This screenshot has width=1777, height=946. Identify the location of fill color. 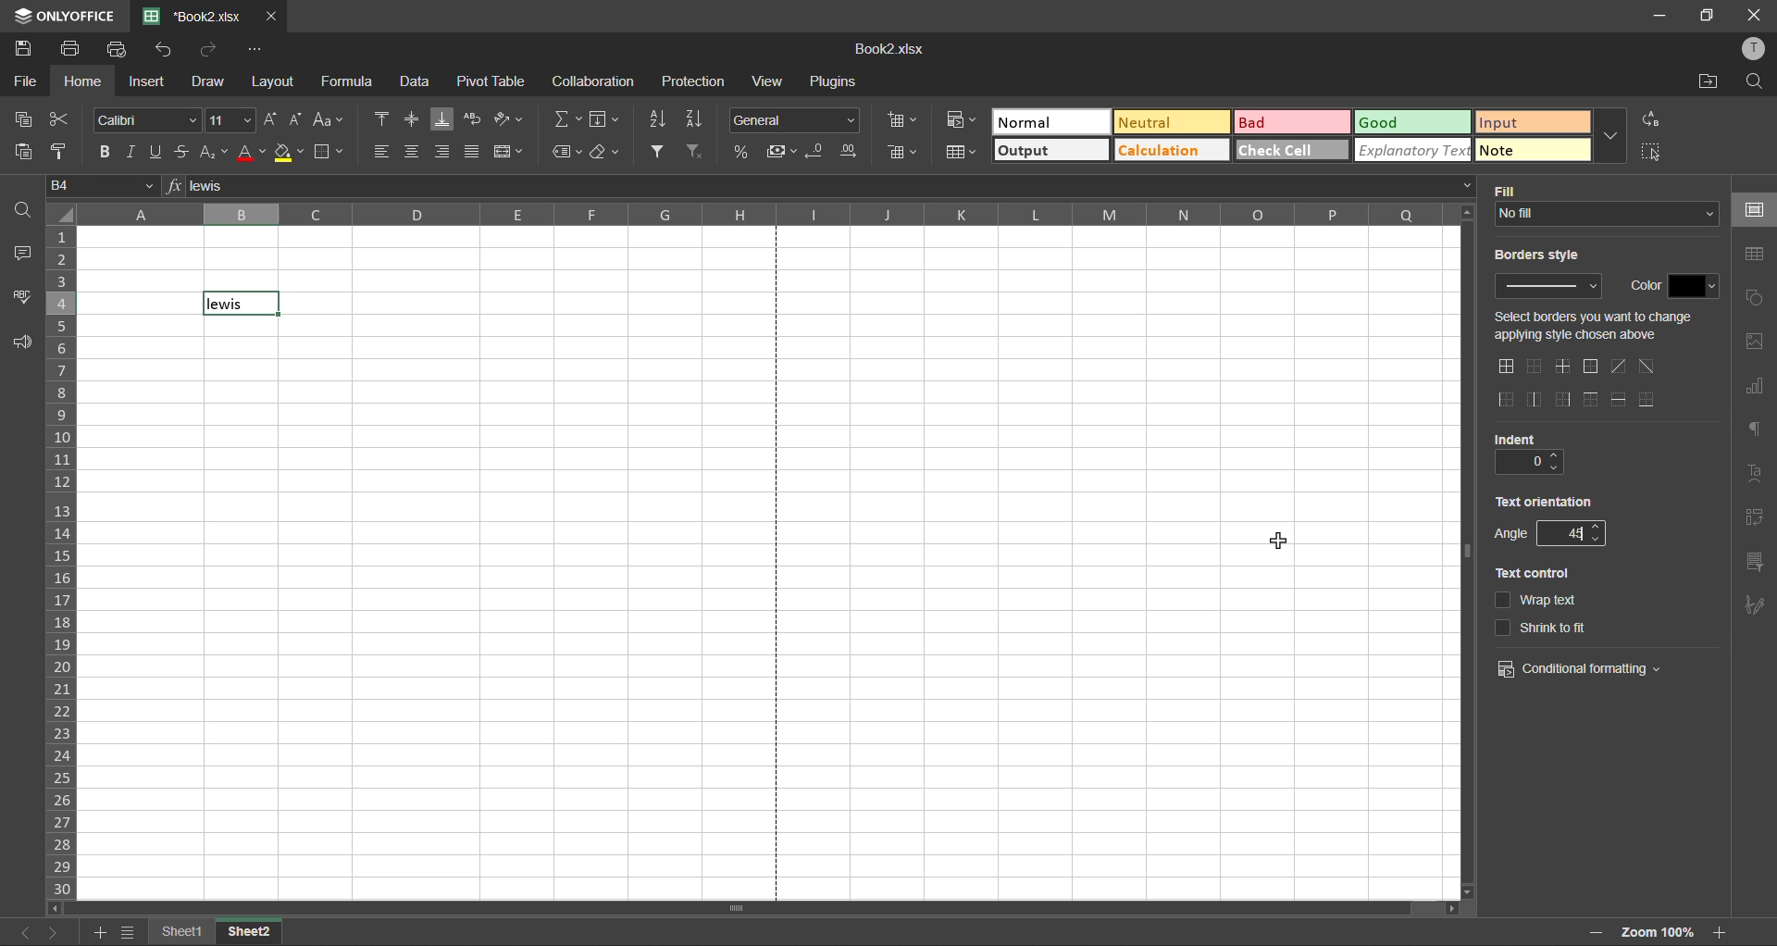
(290, 154).